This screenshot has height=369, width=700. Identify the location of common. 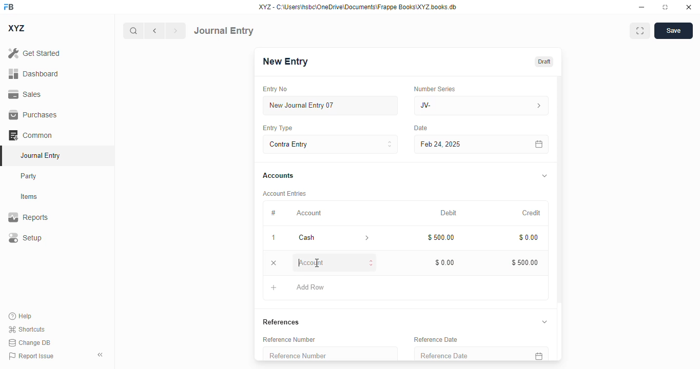
(30, 135).